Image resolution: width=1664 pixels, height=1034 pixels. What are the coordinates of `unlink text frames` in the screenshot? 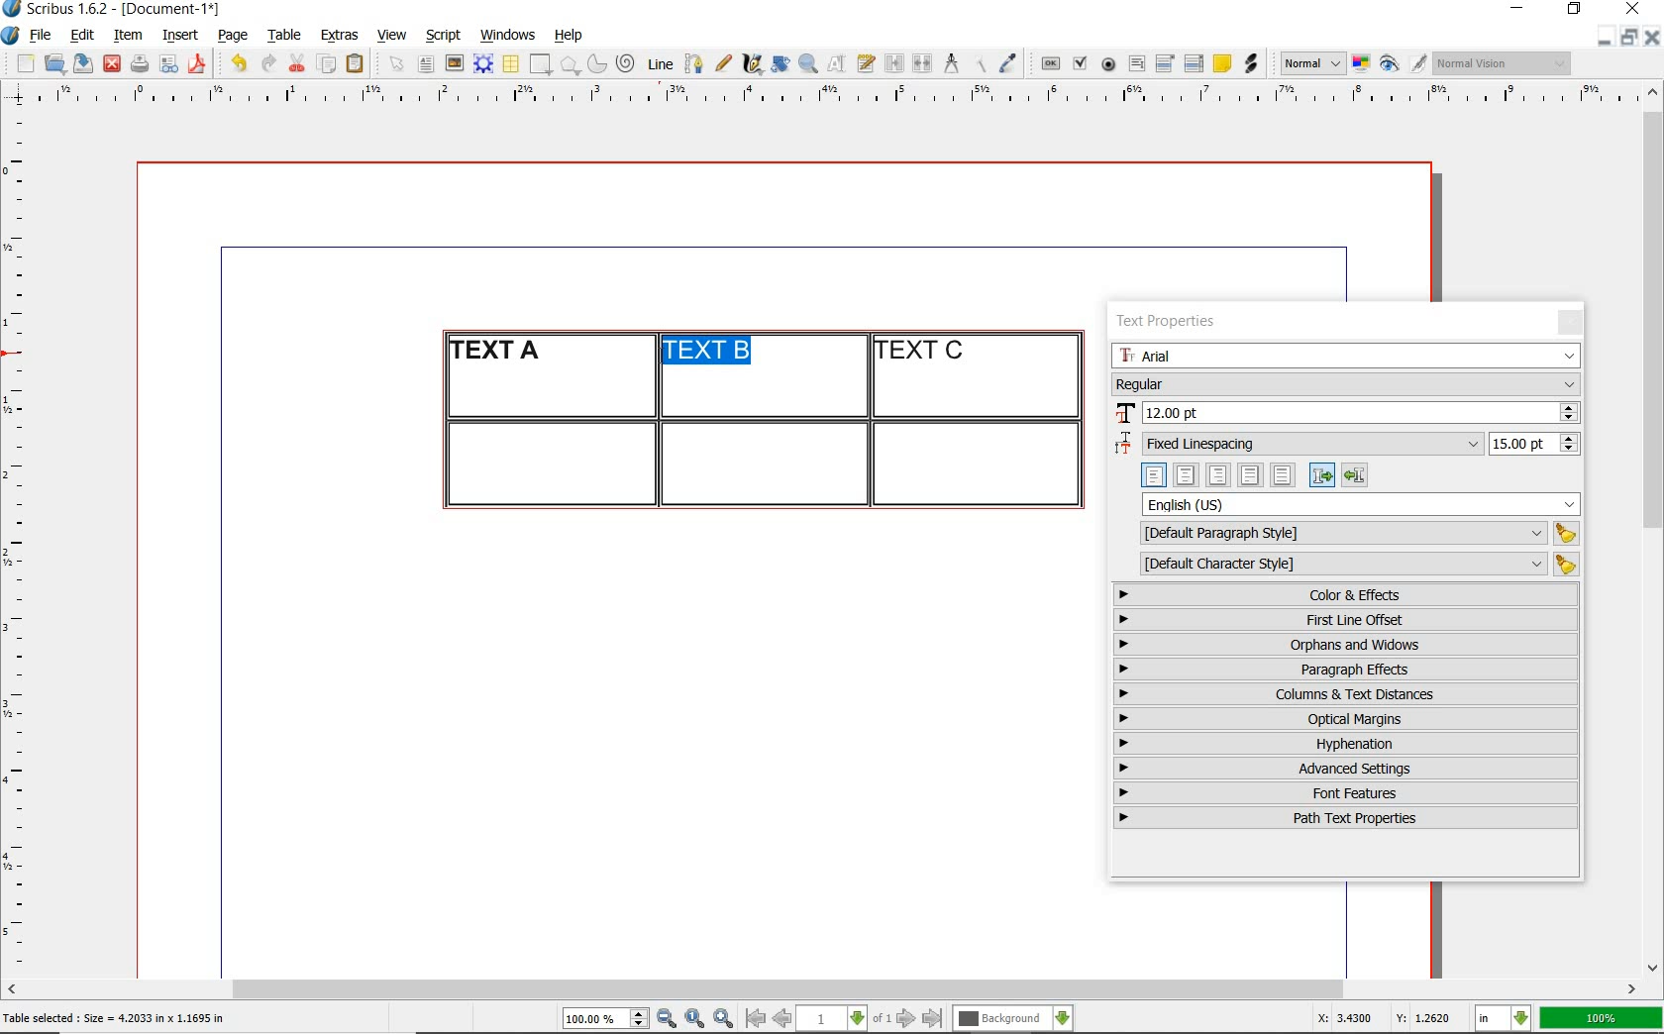 It's located at (922, 64).